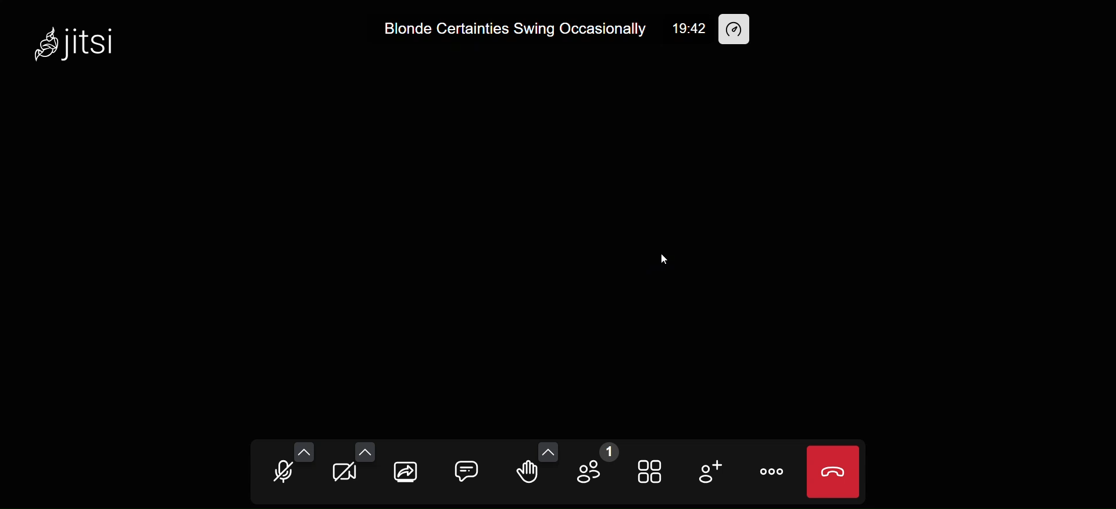 The height and width of the screenshot is (509, 1116). Describe the element at coordinates (652, 474) in the screenshot. I see `tile view` at that location.